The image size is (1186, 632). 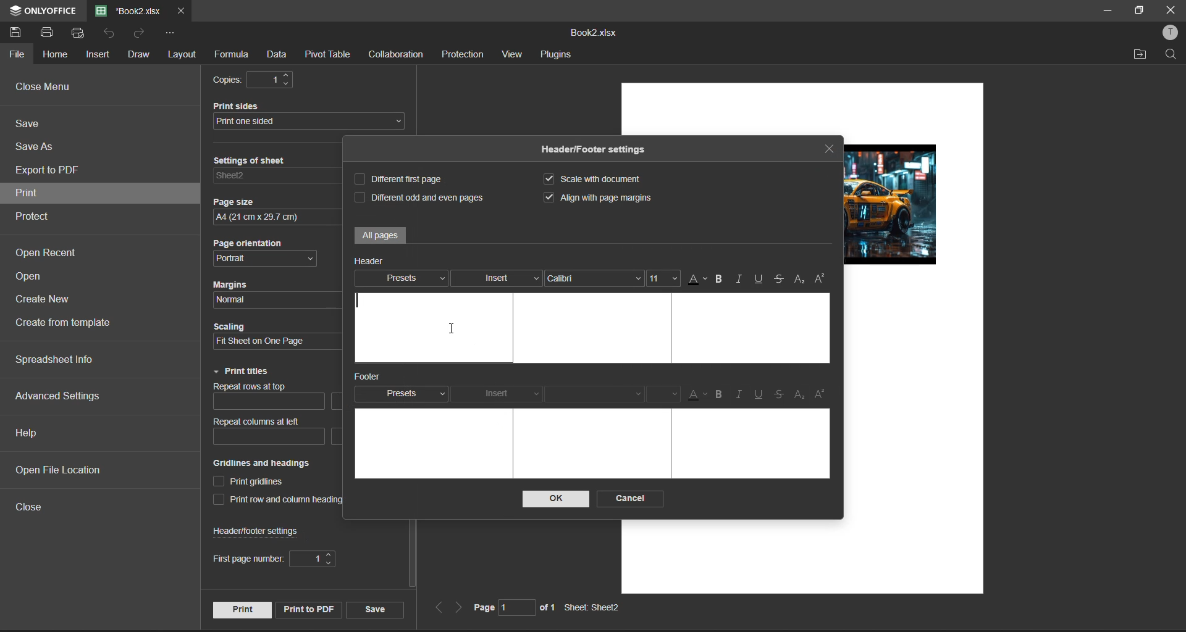 I want to click on ok, so click(x=552, y=499).